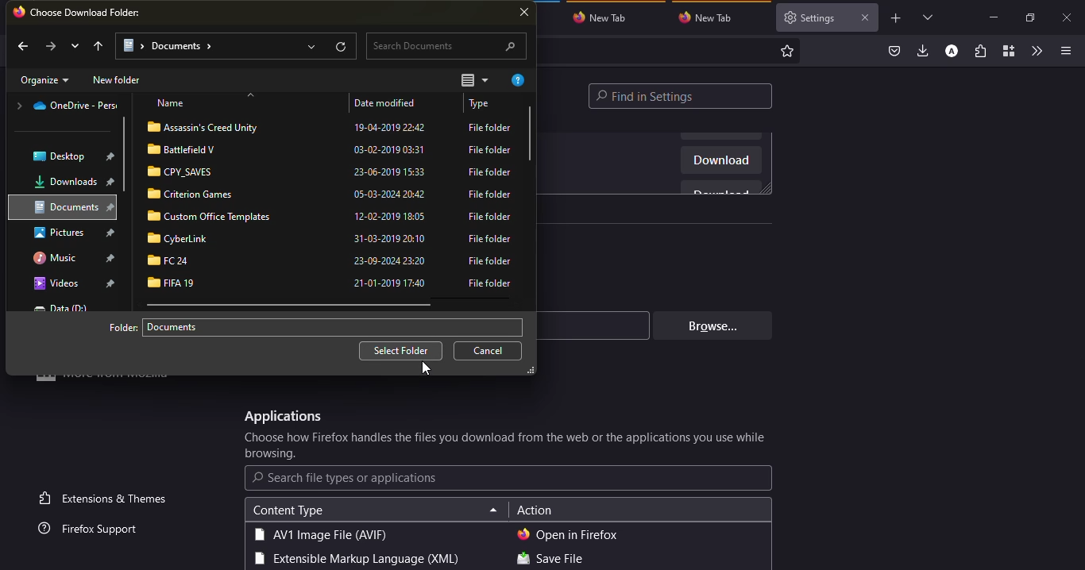  What do you see at coordinates (492, 241) in the screenshot?
I see `type` at bounding box center [492, 241].